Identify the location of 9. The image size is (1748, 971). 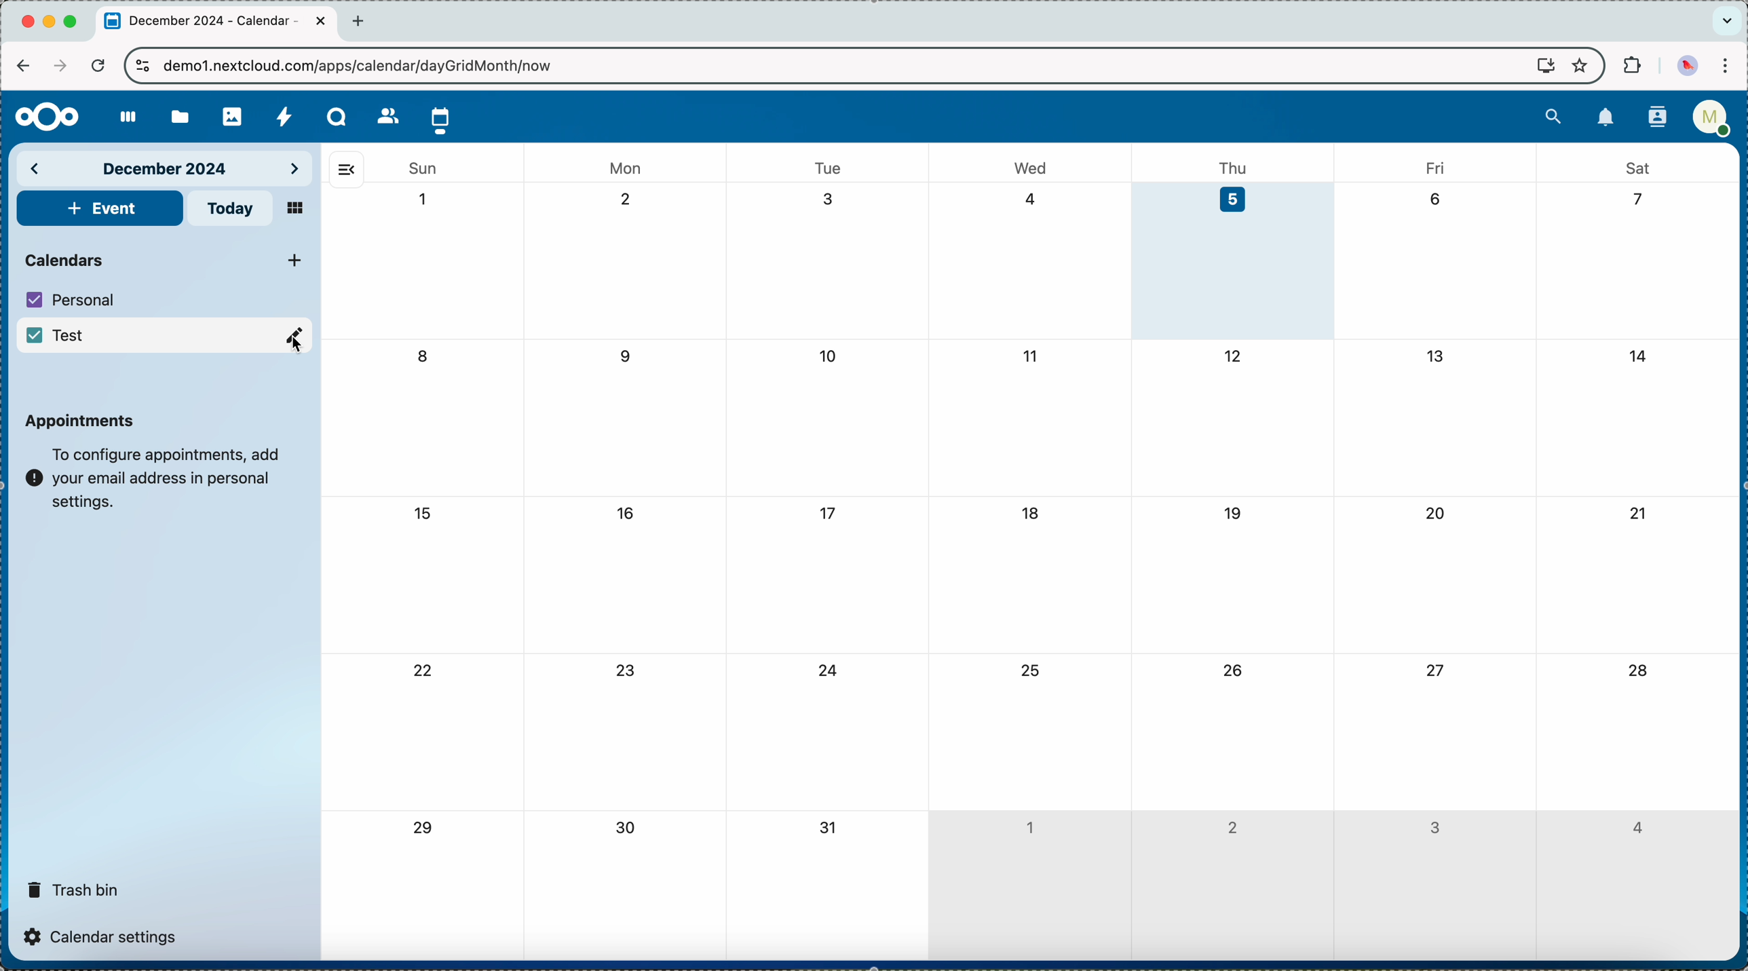
(628, 356).